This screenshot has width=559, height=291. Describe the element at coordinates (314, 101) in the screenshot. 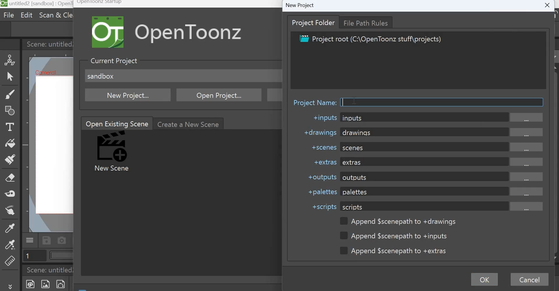

I see `Project name` at that location.